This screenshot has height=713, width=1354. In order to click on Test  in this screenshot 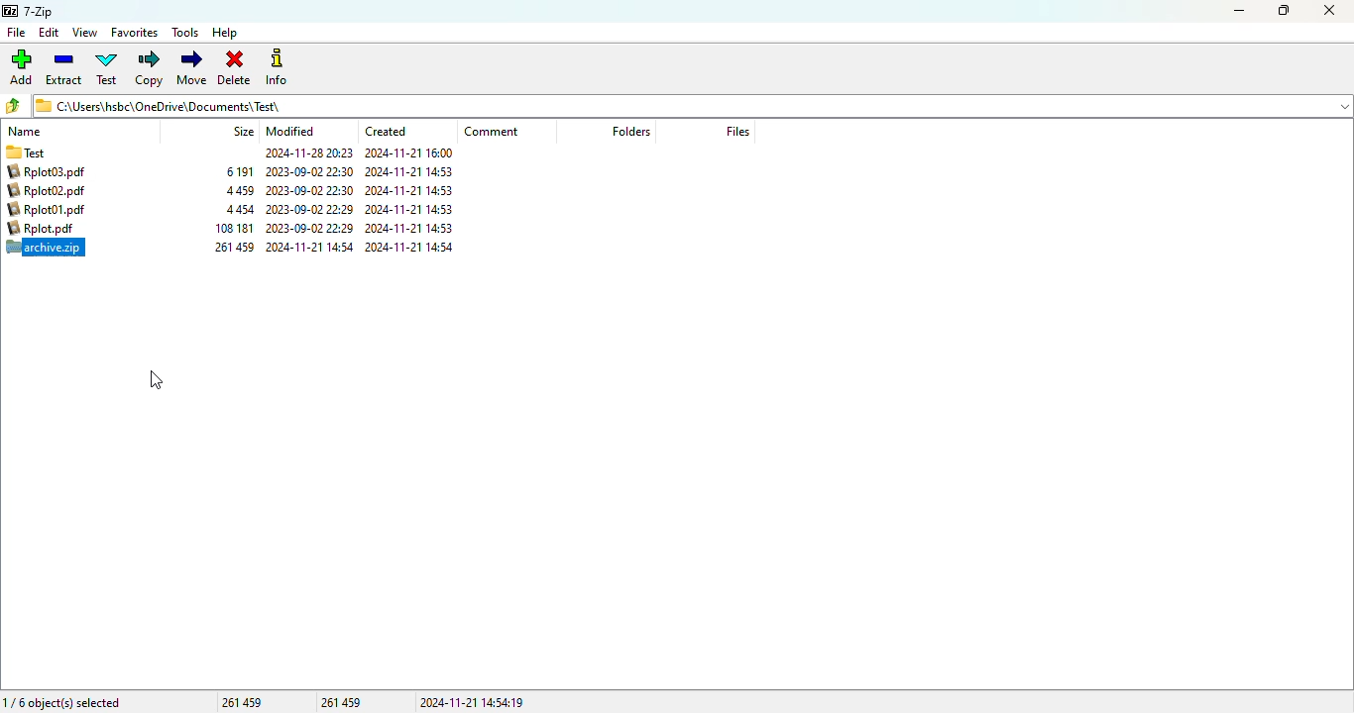, I will do `click(58, 153)`.